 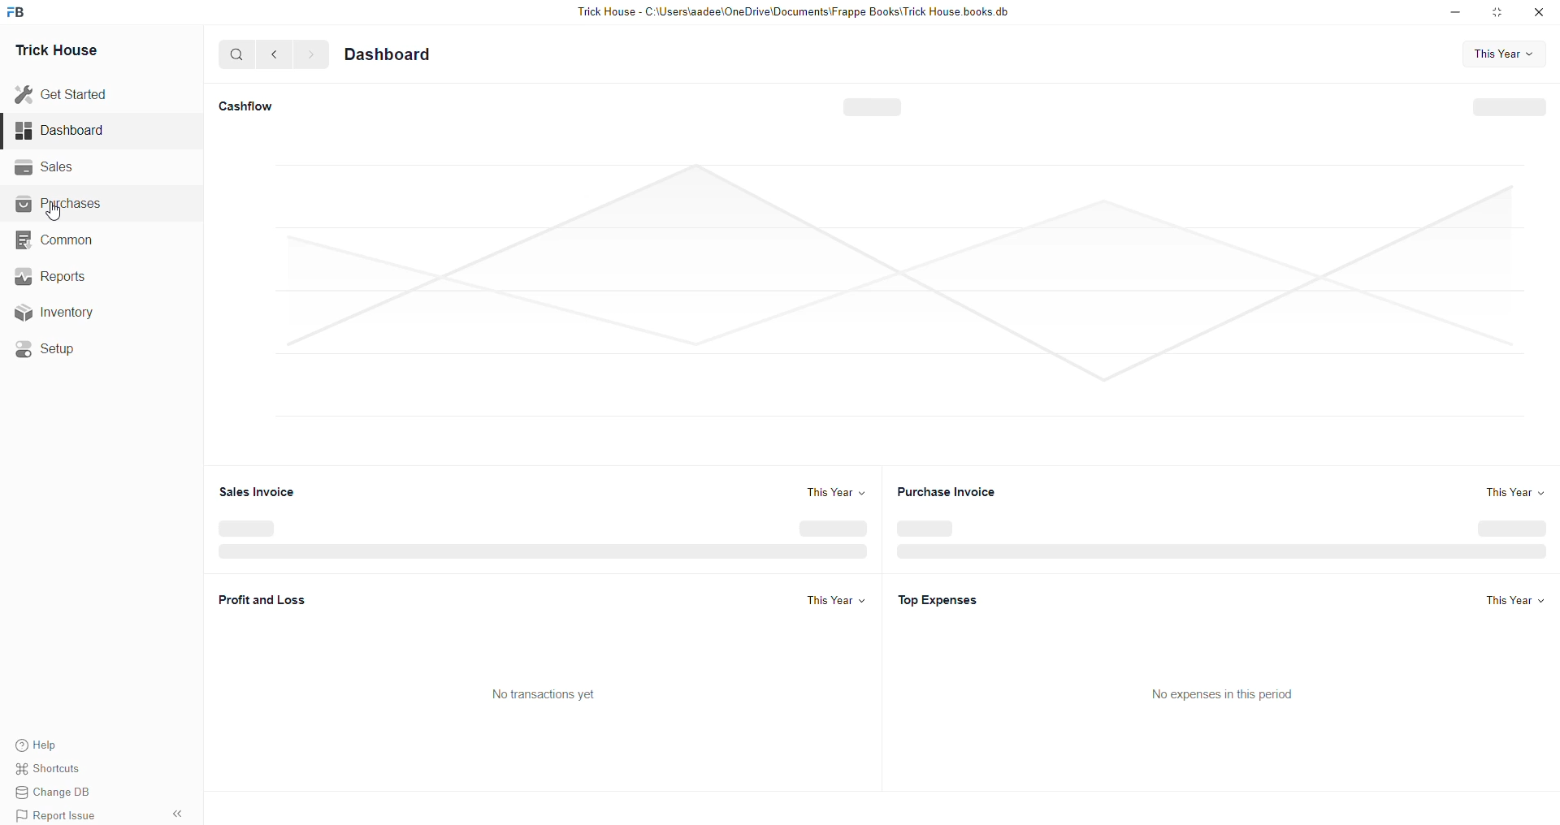 What do you see at coordinates (1539, 12) in the screenshot?
I see `close` at bounding box center [1539, 12].